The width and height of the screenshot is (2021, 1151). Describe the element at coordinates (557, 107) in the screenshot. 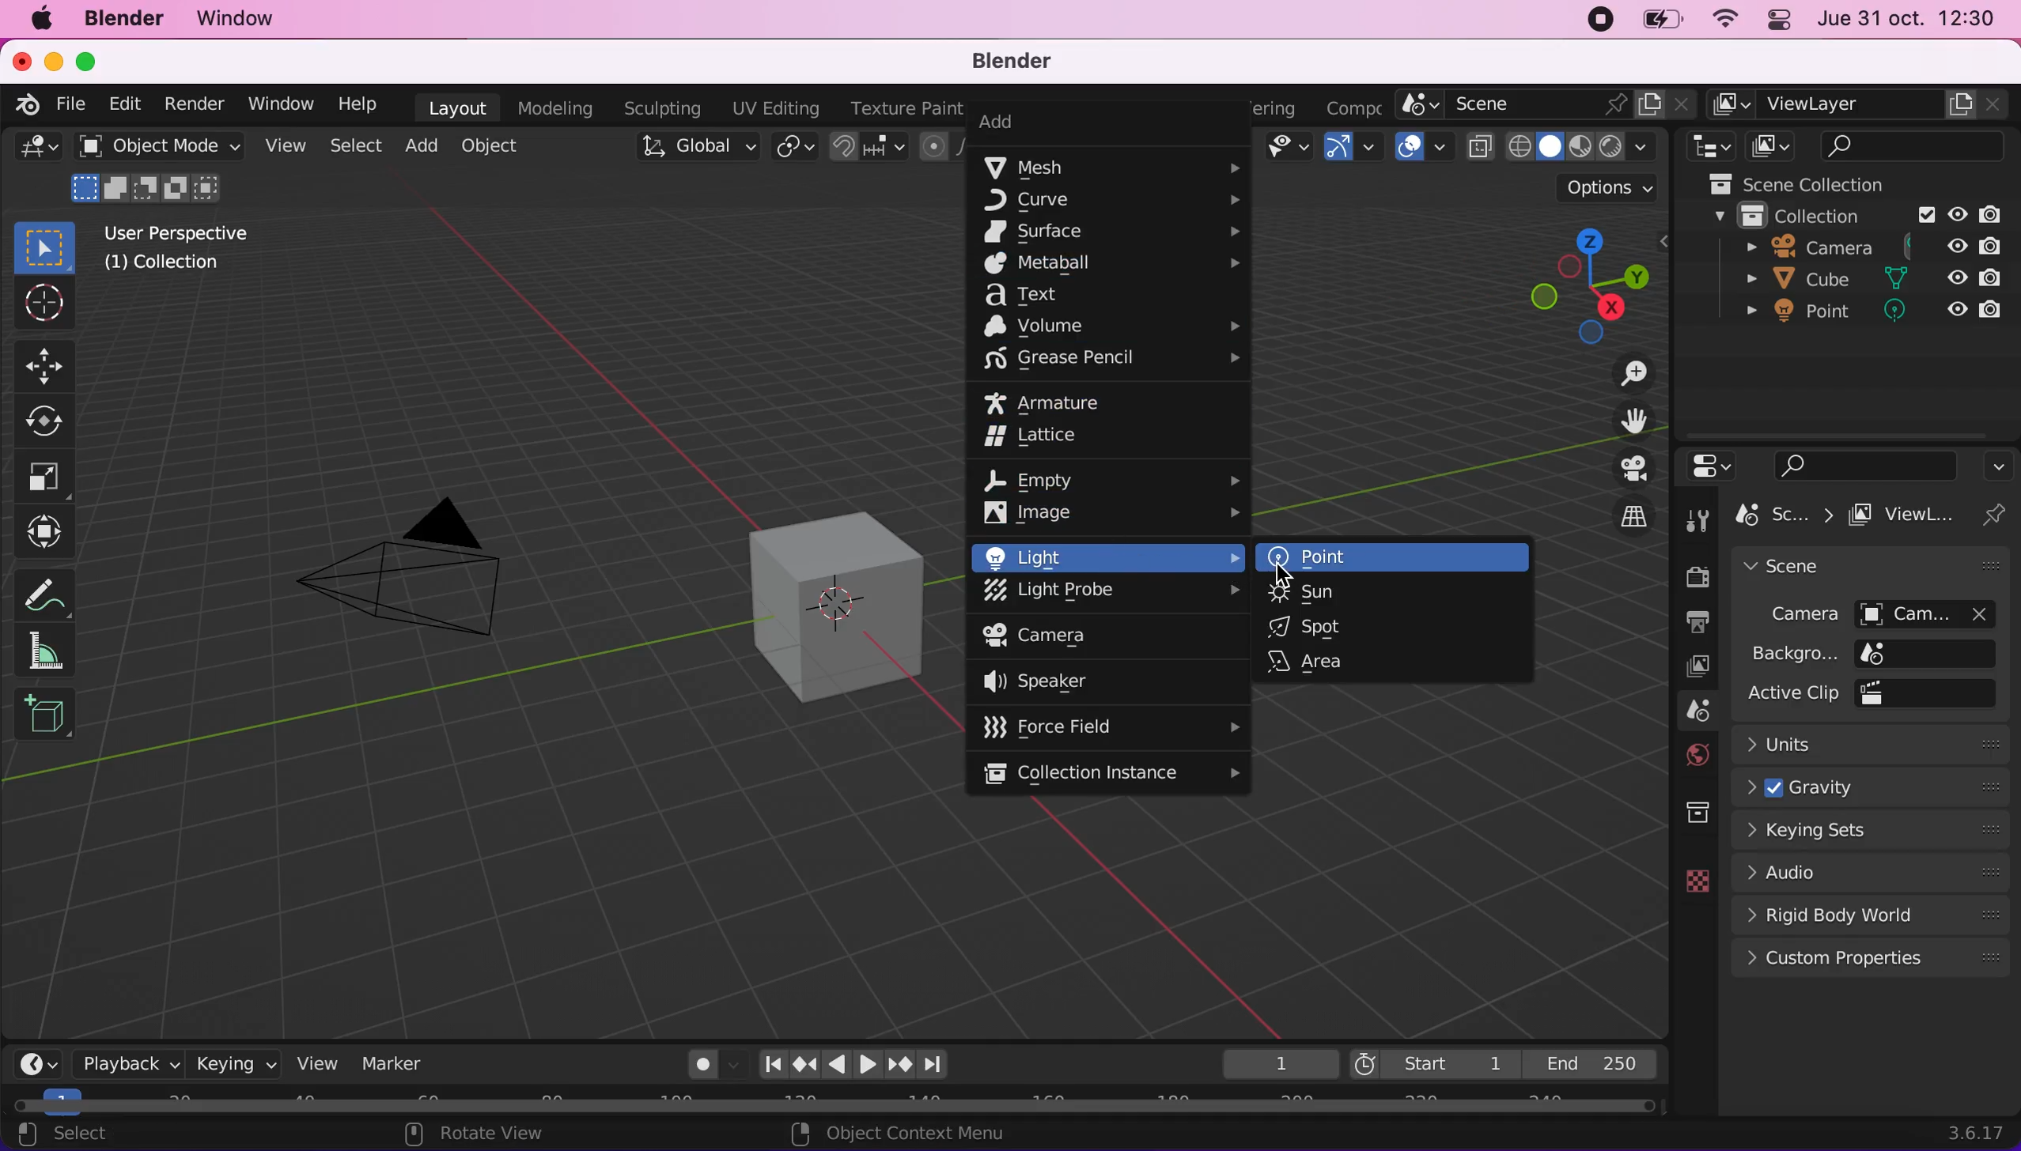

I see `modeling` at that location.